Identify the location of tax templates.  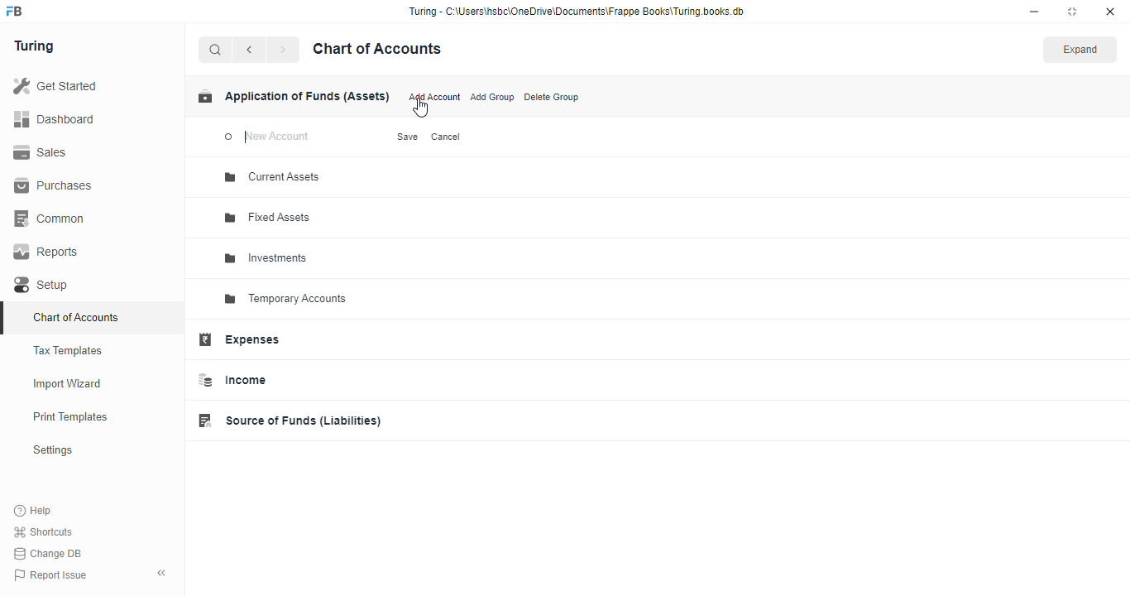
(69, 350).